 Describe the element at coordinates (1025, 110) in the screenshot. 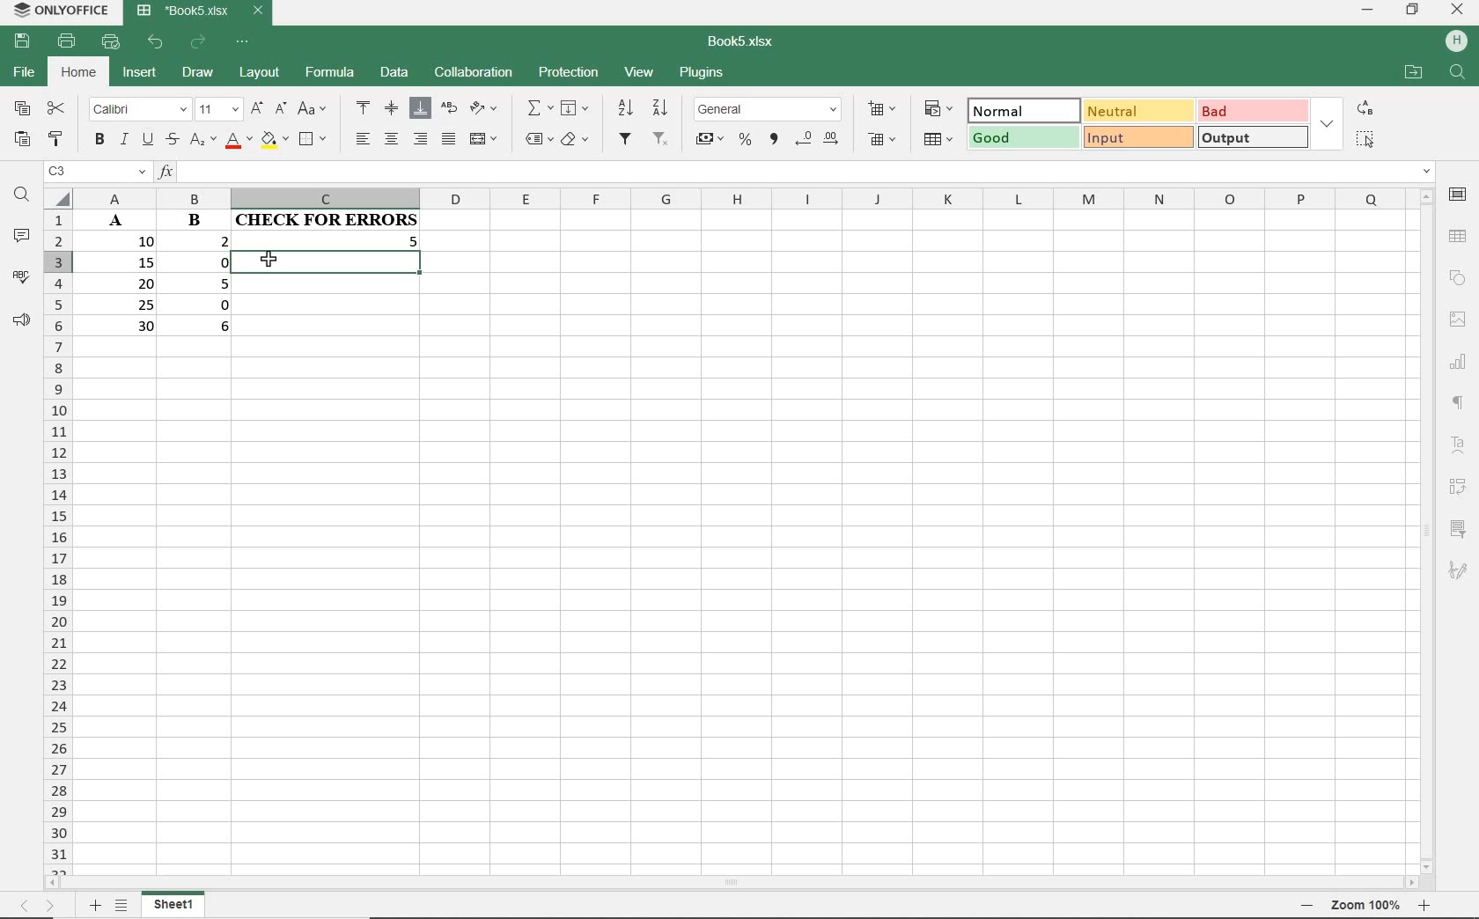

I see `NORMAL` at that location.